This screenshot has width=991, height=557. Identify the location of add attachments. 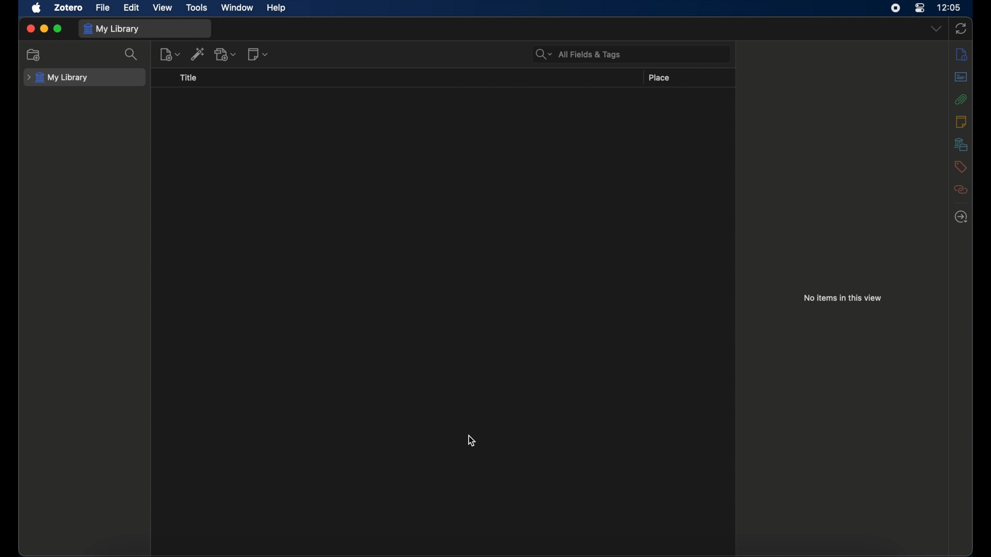
(227, 55).